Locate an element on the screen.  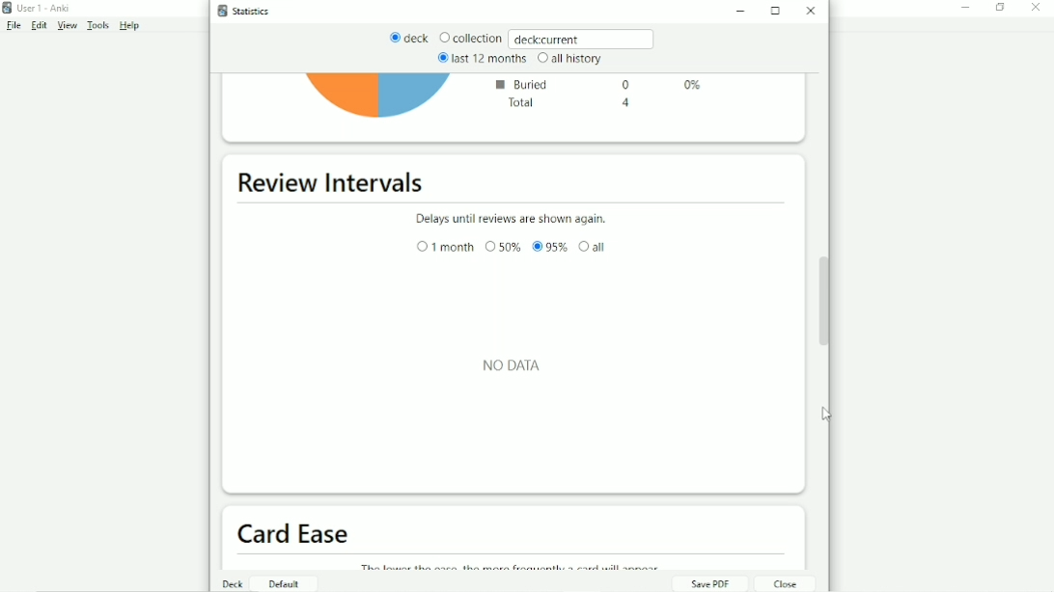
Close is located at coordinates (783, 583).